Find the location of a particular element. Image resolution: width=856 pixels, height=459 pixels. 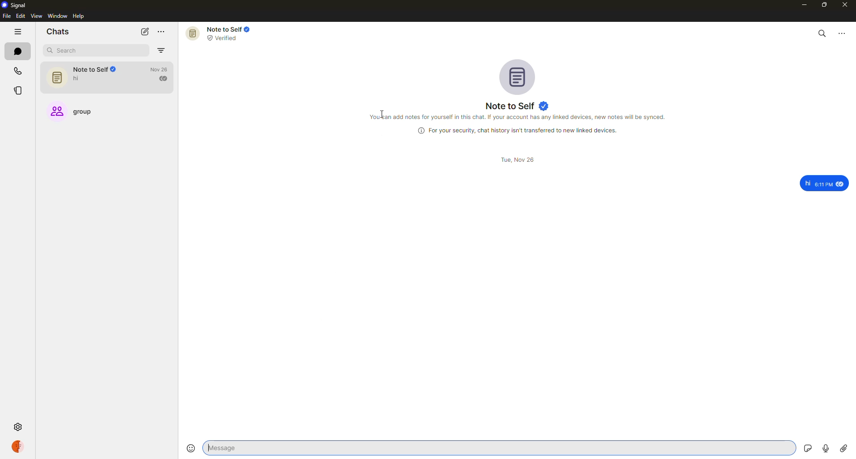

note to self is located at coordinates (518, 105).